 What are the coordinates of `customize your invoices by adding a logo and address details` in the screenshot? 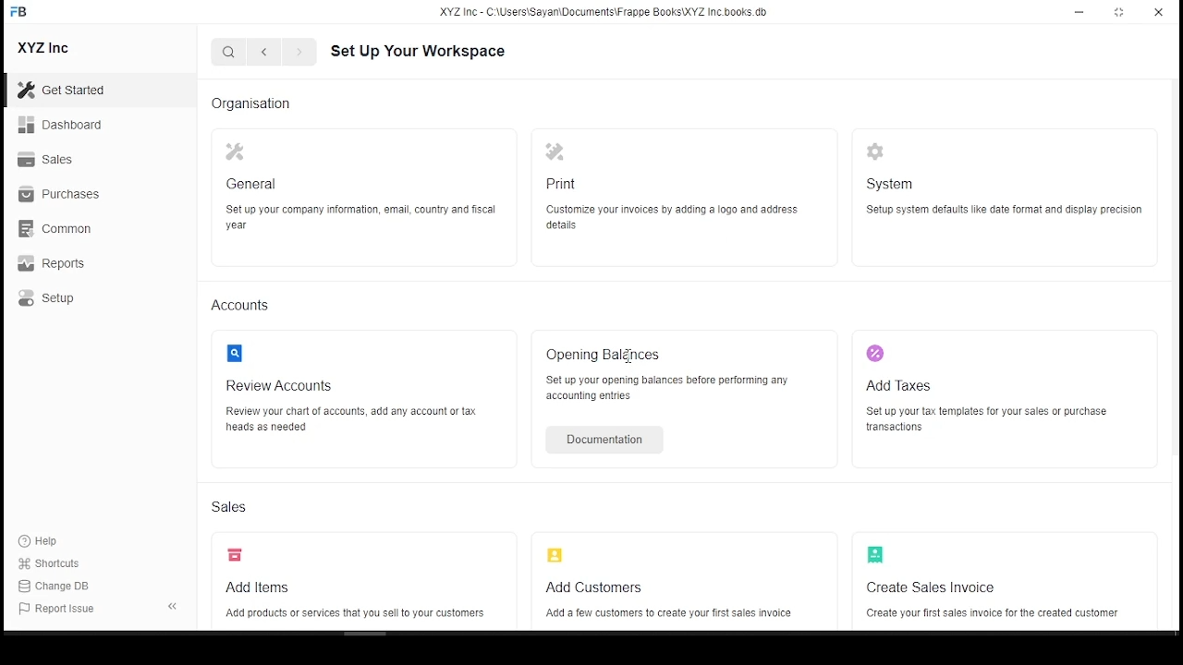 It's located at (673, 218).